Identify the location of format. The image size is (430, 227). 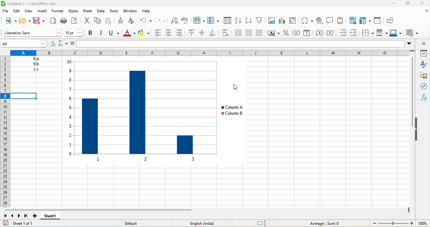
(57, 11).